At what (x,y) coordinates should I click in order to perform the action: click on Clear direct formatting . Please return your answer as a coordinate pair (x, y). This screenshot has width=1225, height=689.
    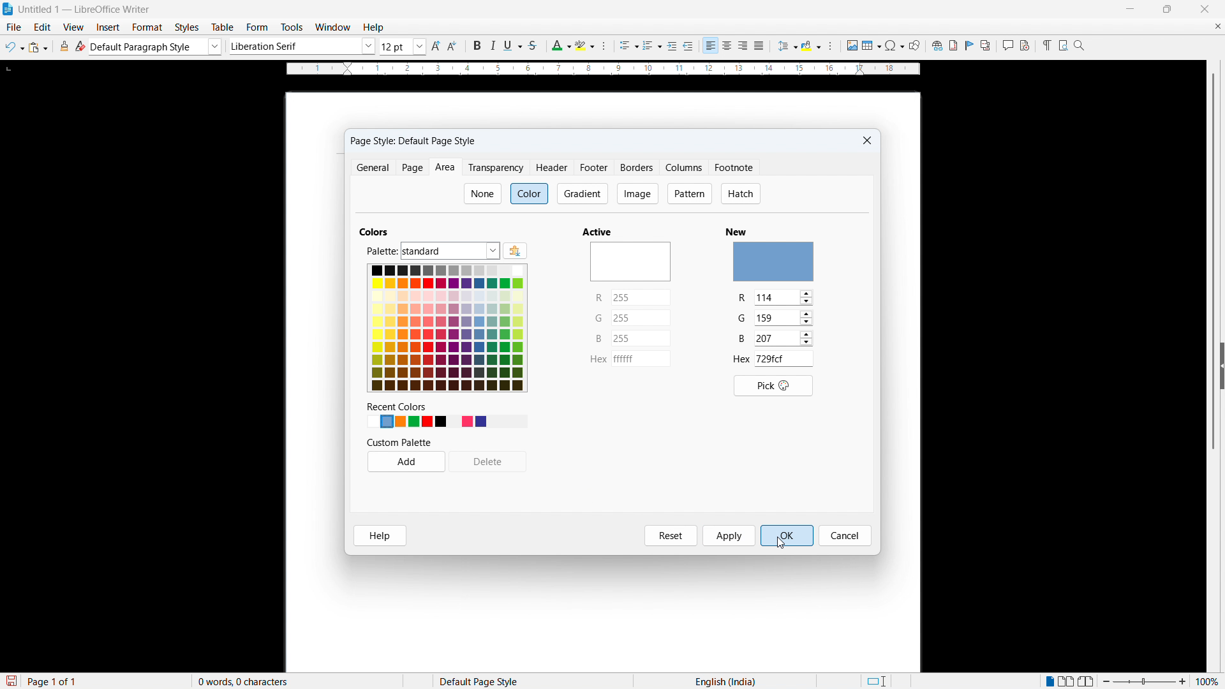
    Looking at the image, I should click on (80, 46).